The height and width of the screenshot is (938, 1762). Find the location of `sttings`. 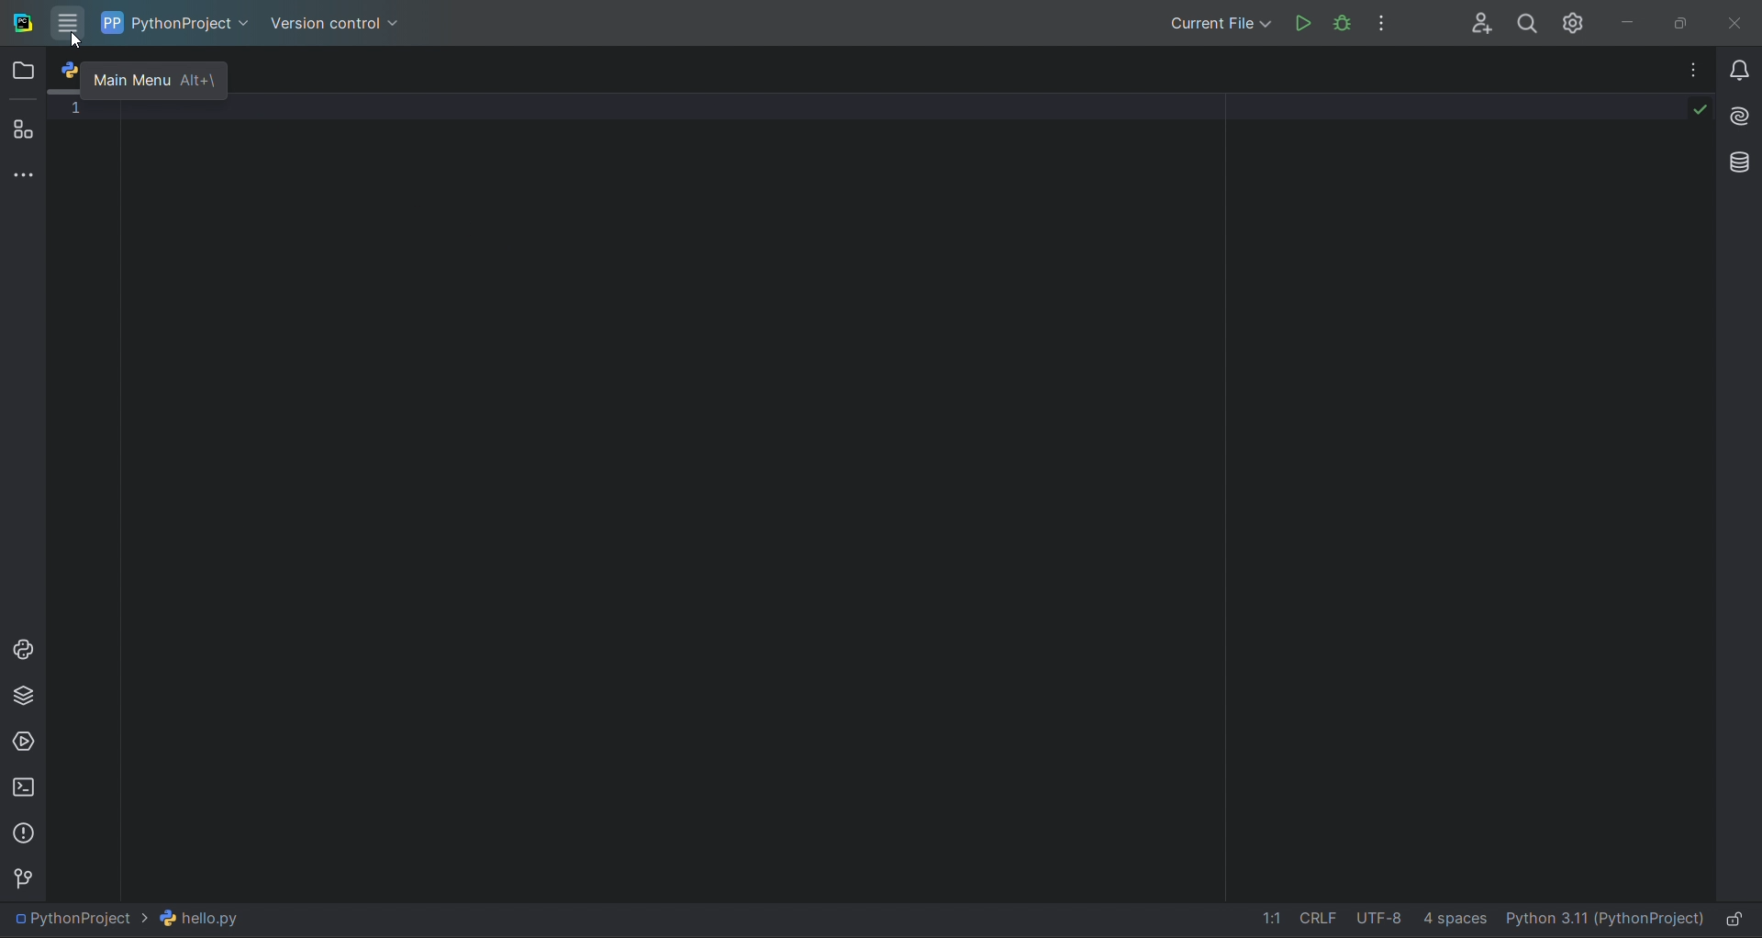

sttings is located at coordinates (1578, 22).